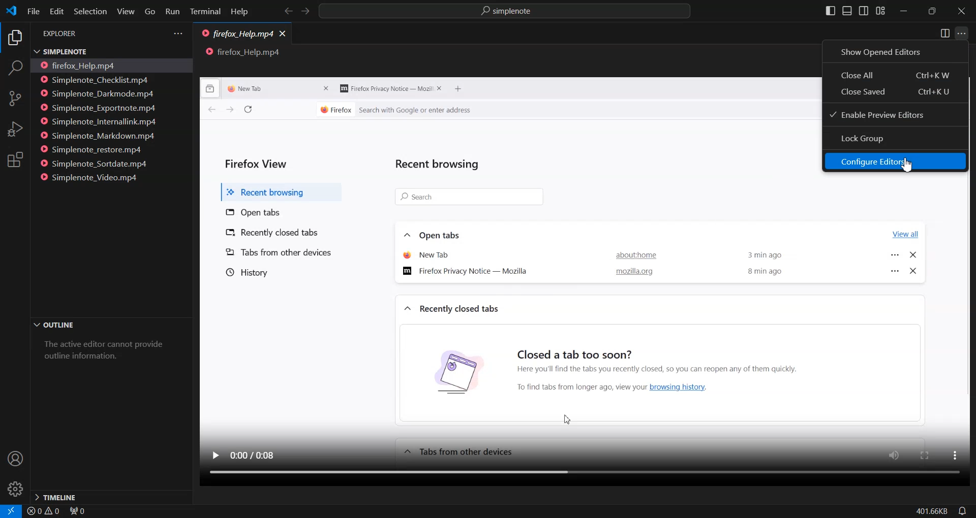  I want to click on Simplenote_Sortdate.mp4, so click(98, 164).